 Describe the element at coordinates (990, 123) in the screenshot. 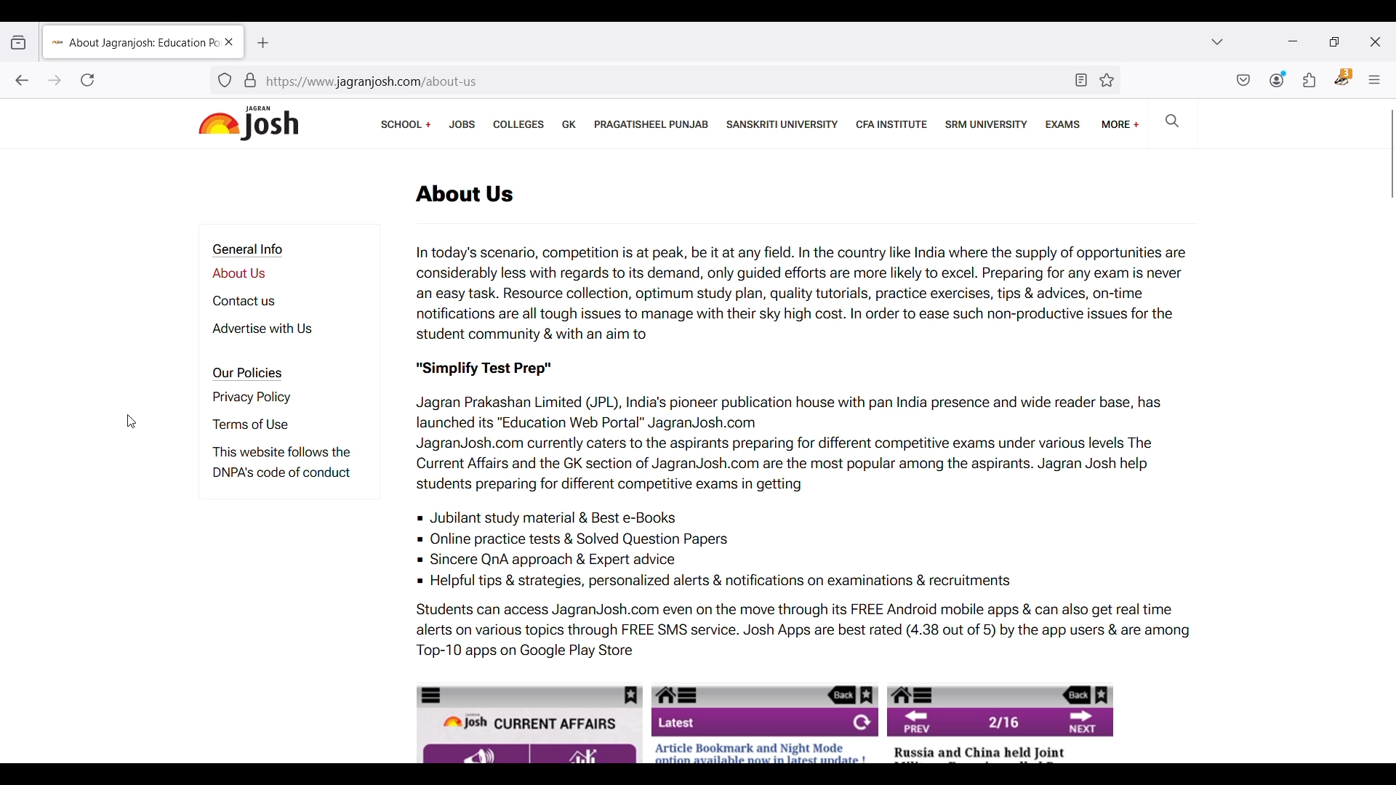

I see `SRM university page` at that location.